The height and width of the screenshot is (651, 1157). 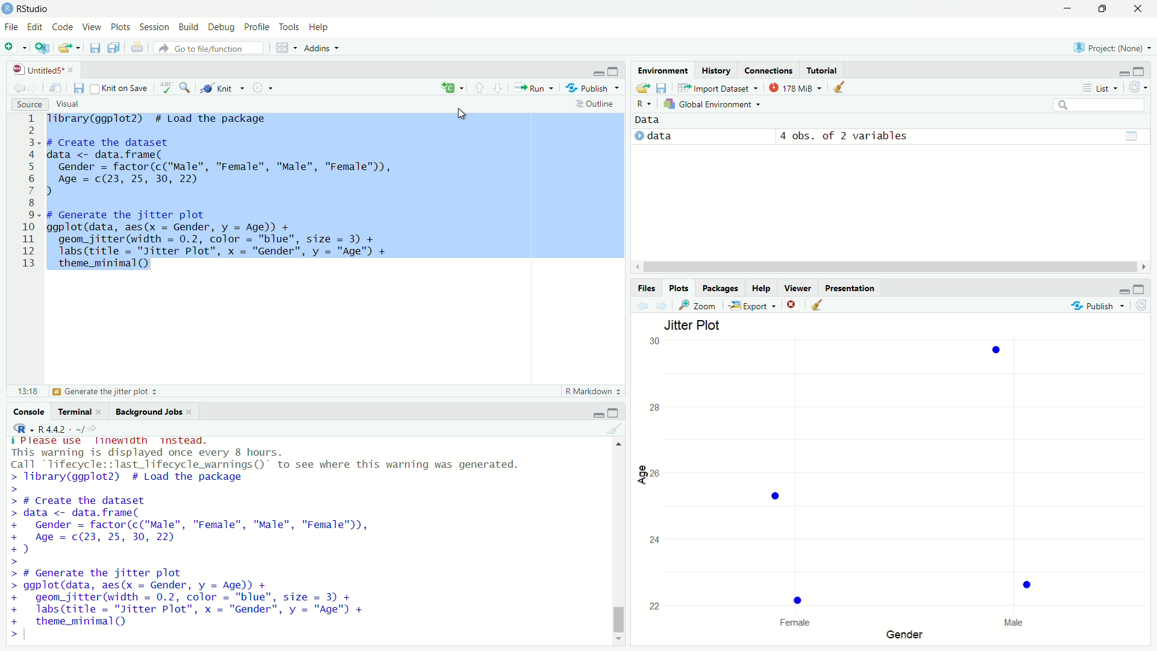 I want to click on packages, so click(x=721, y=288).